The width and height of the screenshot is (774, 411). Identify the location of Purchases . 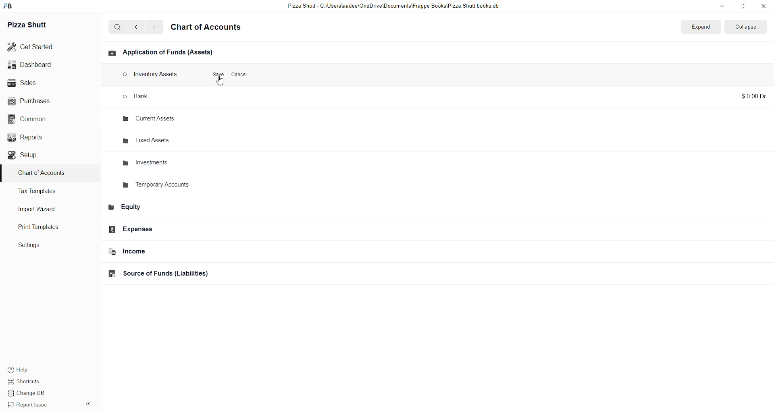
(33, 100).